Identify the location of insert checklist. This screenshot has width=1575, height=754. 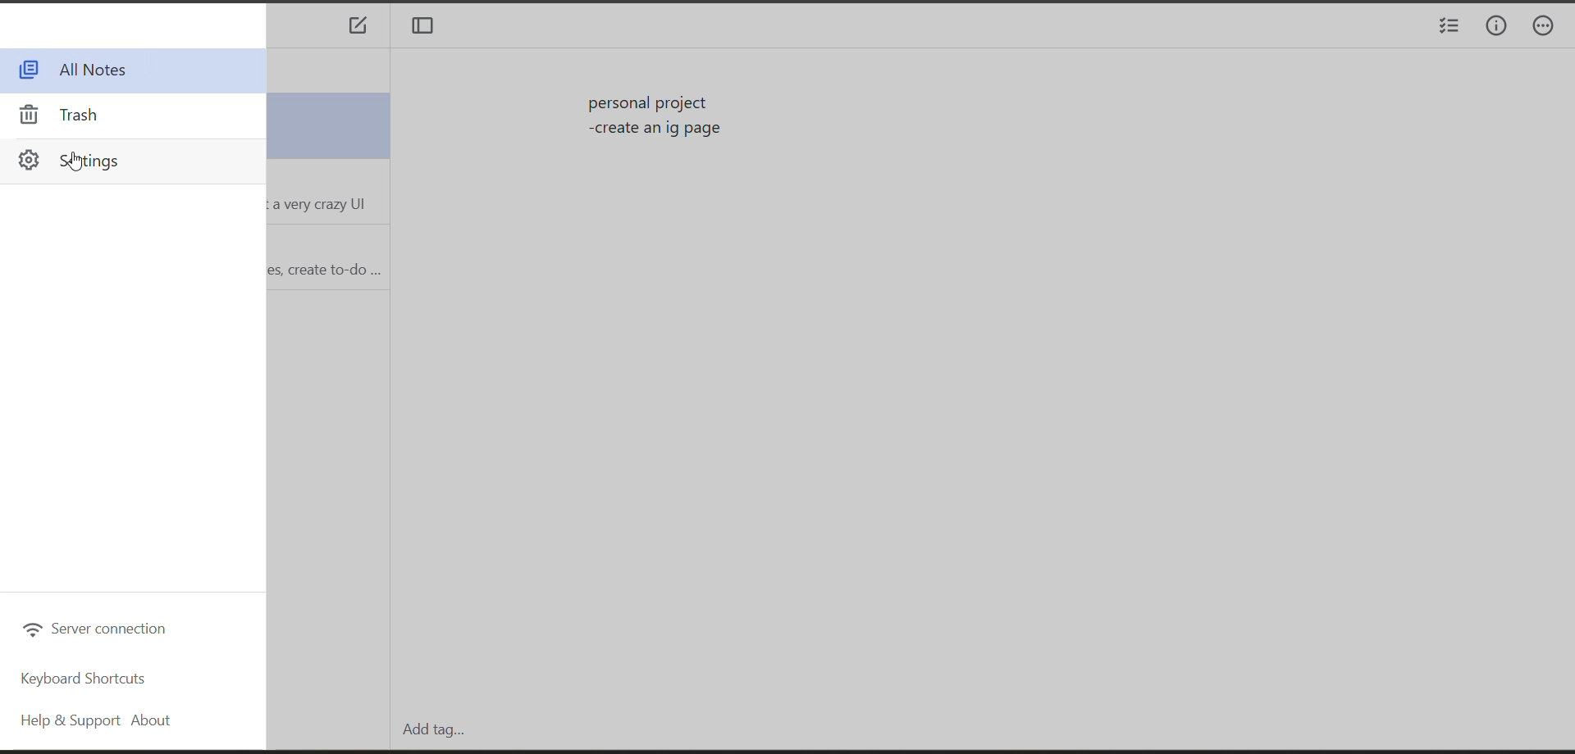
(1446, 28).